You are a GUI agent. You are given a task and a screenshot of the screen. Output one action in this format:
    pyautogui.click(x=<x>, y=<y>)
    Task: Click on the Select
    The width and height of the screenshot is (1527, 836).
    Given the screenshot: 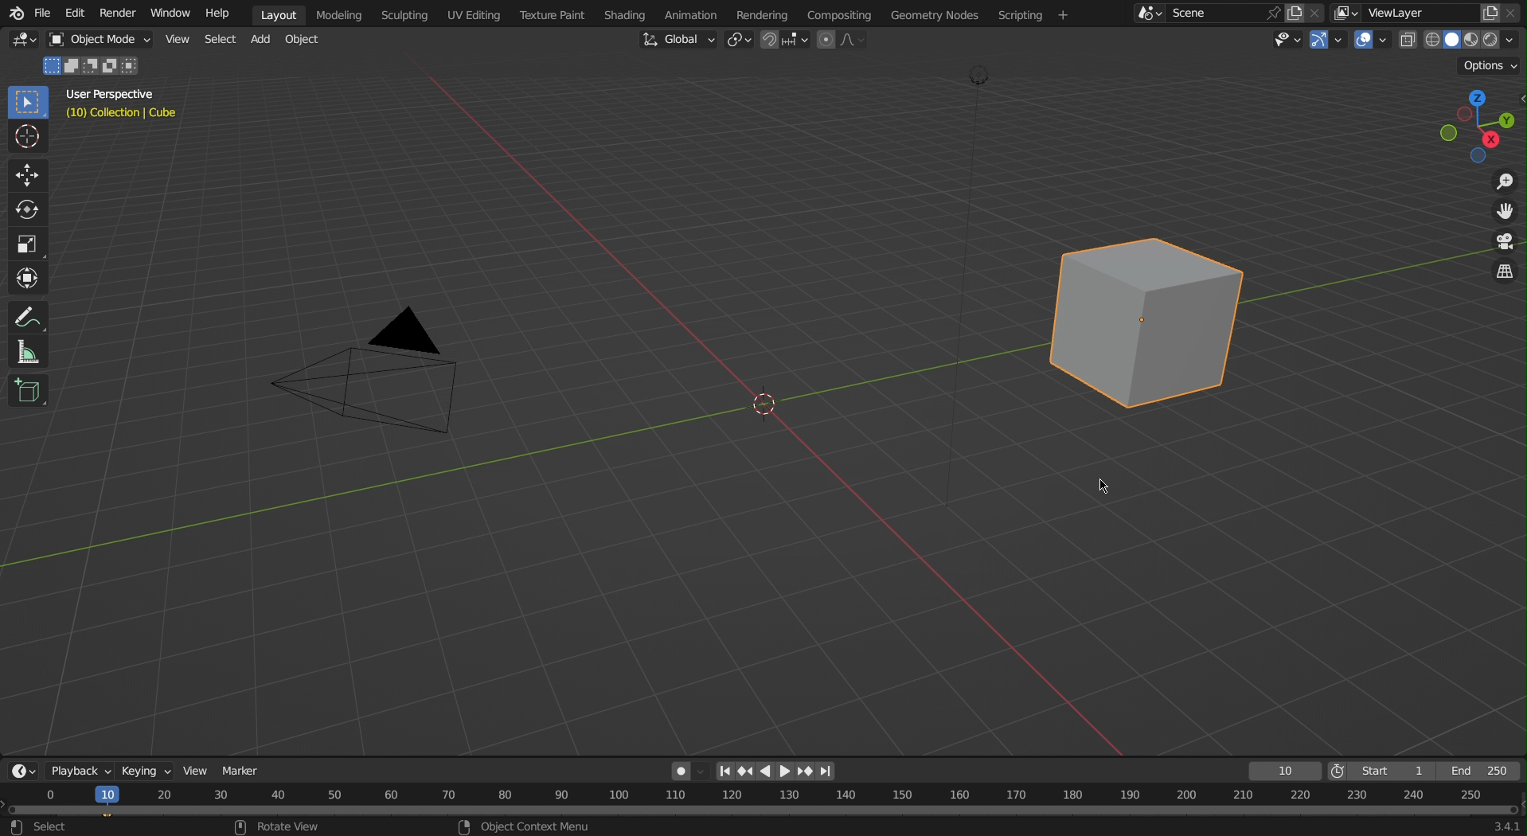 What is the action you would take?
    pyautogui.click(x=220, y=40)
    